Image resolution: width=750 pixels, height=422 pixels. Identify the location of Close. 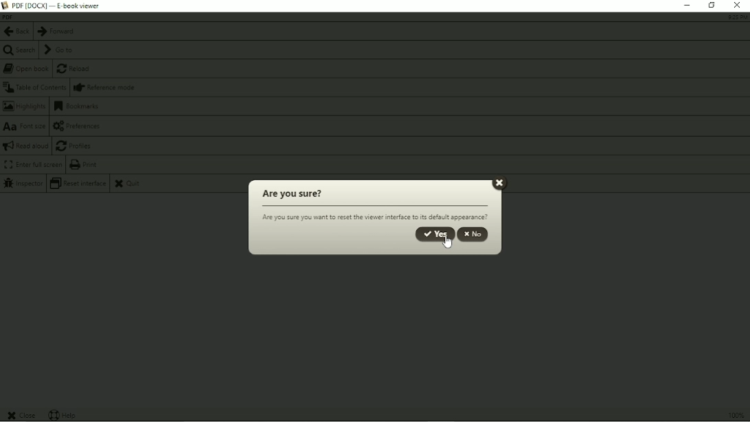
(23, 414).